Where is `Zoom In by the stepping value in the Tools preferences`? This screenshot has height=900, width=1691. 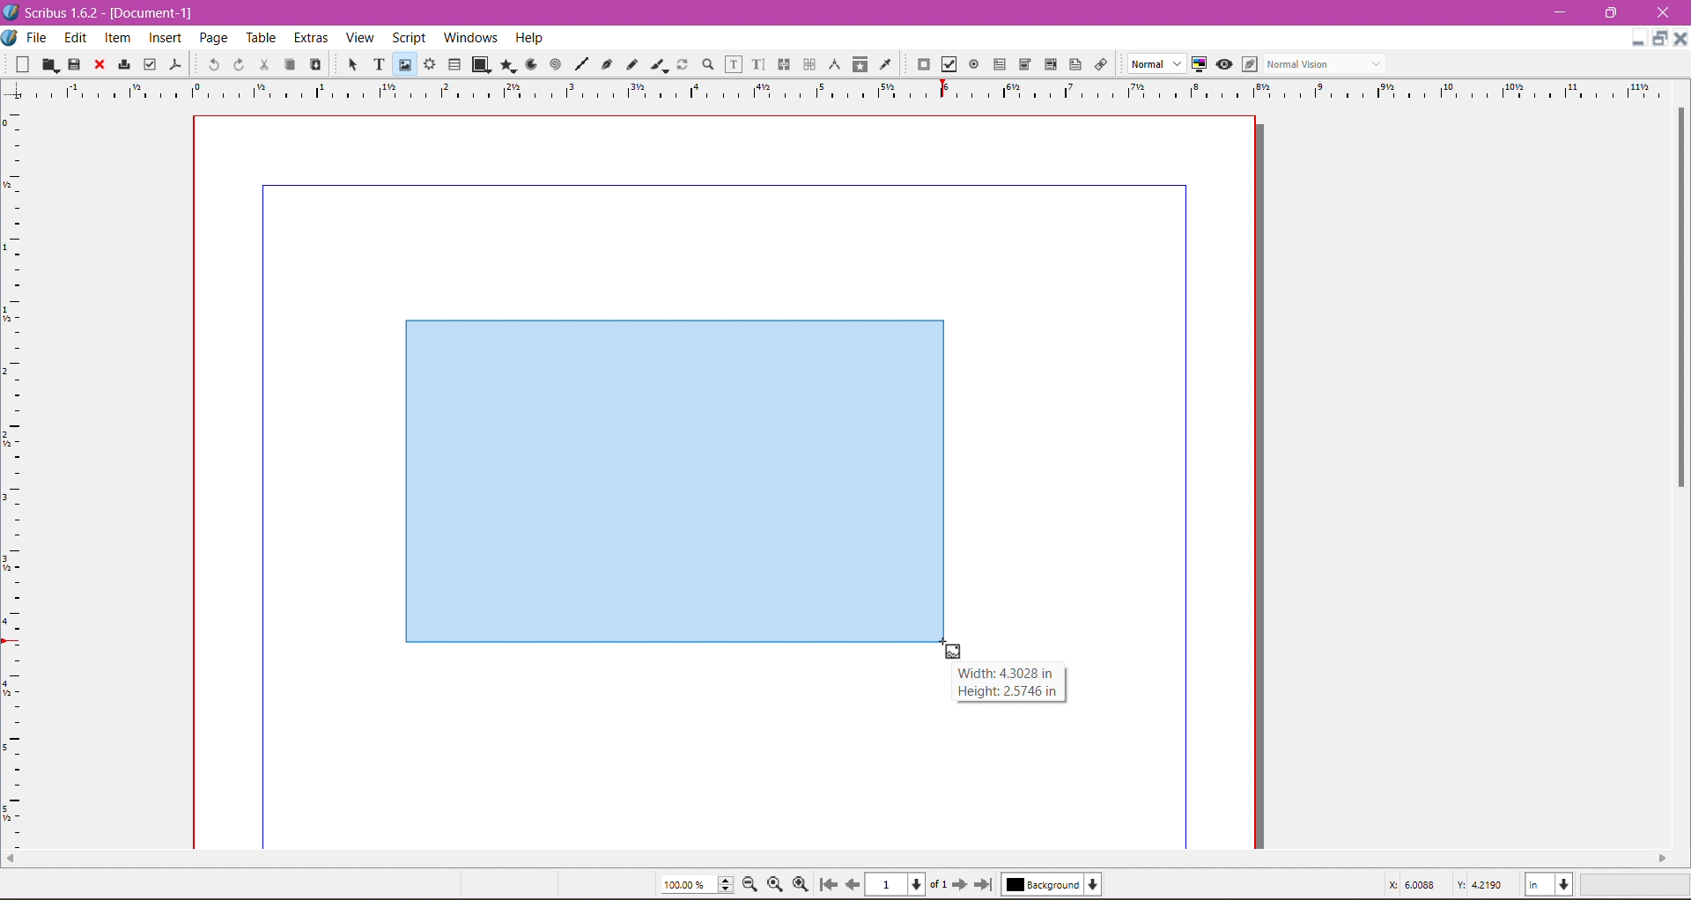 Zoom In by the stepping value in the Tools preferences is located at coordinates (802, 884).